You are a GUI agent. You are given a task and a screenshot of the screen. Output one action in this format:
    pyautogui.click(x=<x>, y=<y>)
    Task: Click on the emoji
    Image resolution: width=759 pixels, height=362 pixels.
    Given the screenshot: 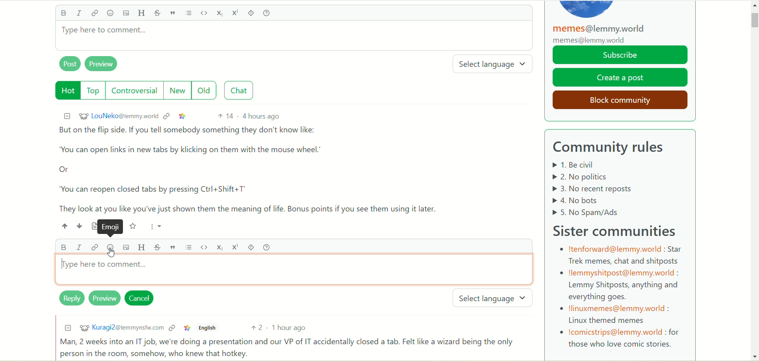 What is the action you would take?
    pyautogui.click(x=110, y=13)
    